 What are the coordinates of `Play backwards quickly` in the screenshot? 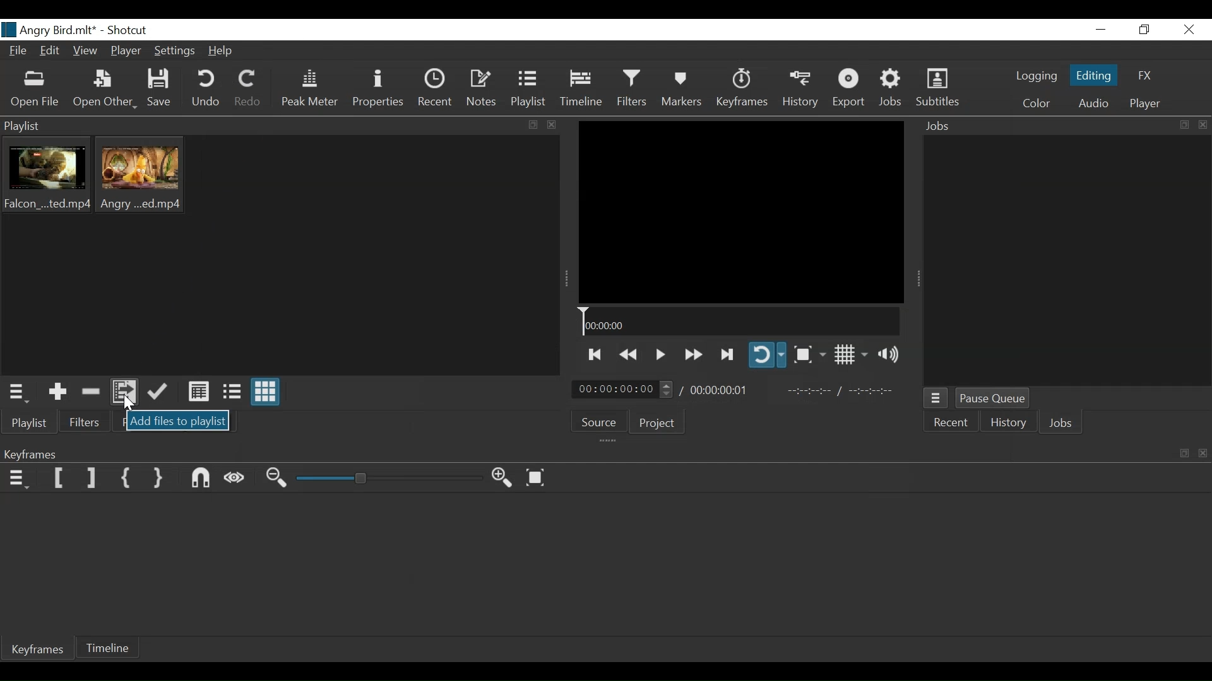 It's located at (632, 355).